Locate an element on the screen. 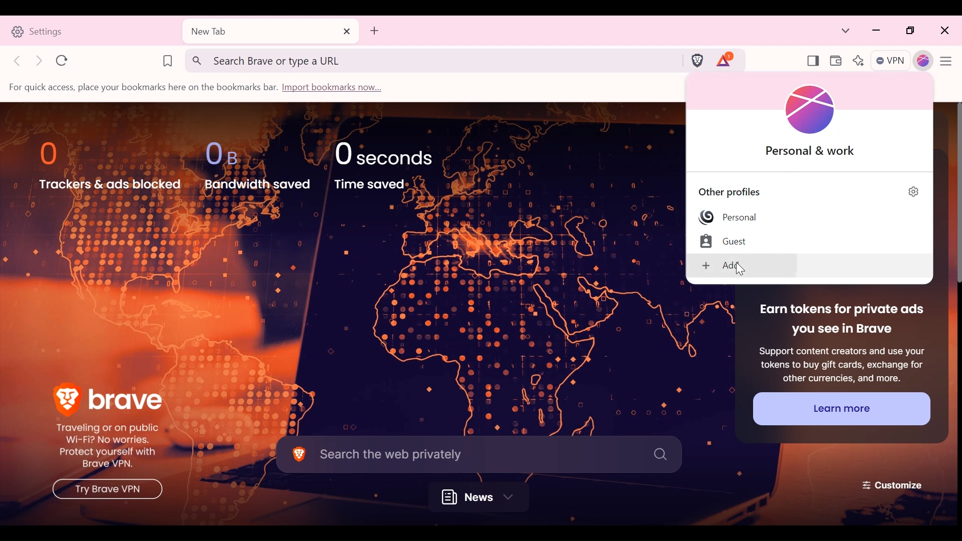  Add is located at coordinates (744, 266).